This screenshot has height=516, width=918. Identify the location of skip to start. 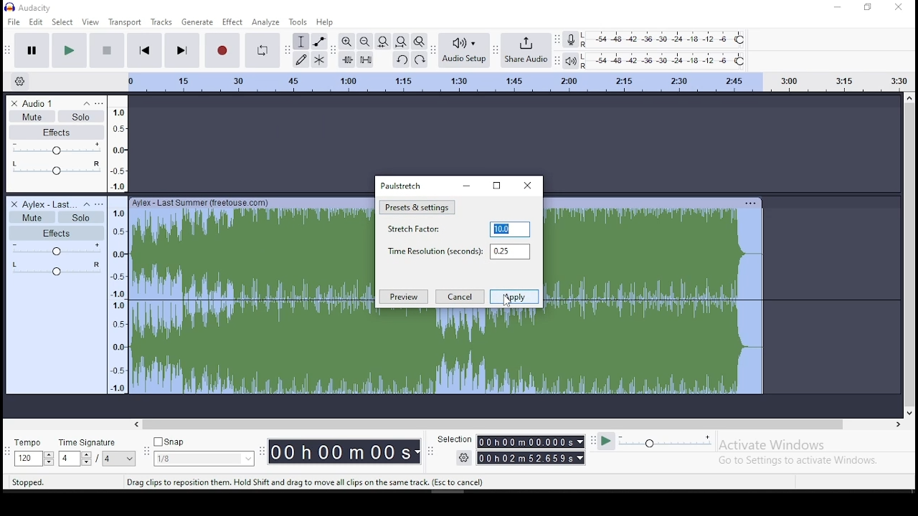
(146, 50).